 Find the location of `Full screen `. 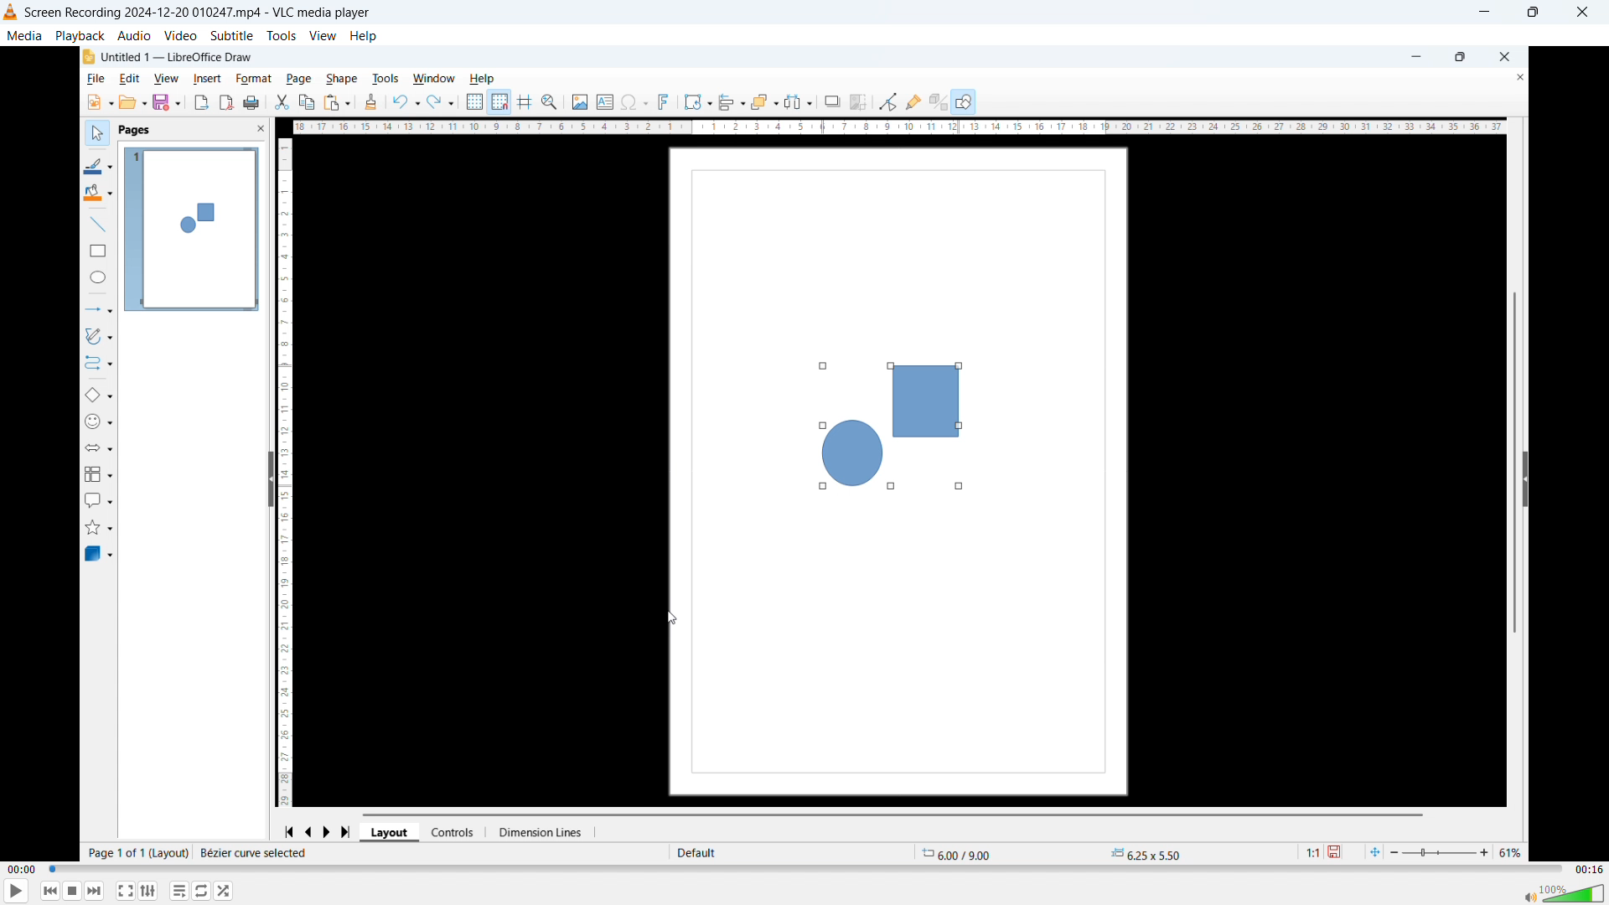

Full screen  is located at coordinates (126, 890).